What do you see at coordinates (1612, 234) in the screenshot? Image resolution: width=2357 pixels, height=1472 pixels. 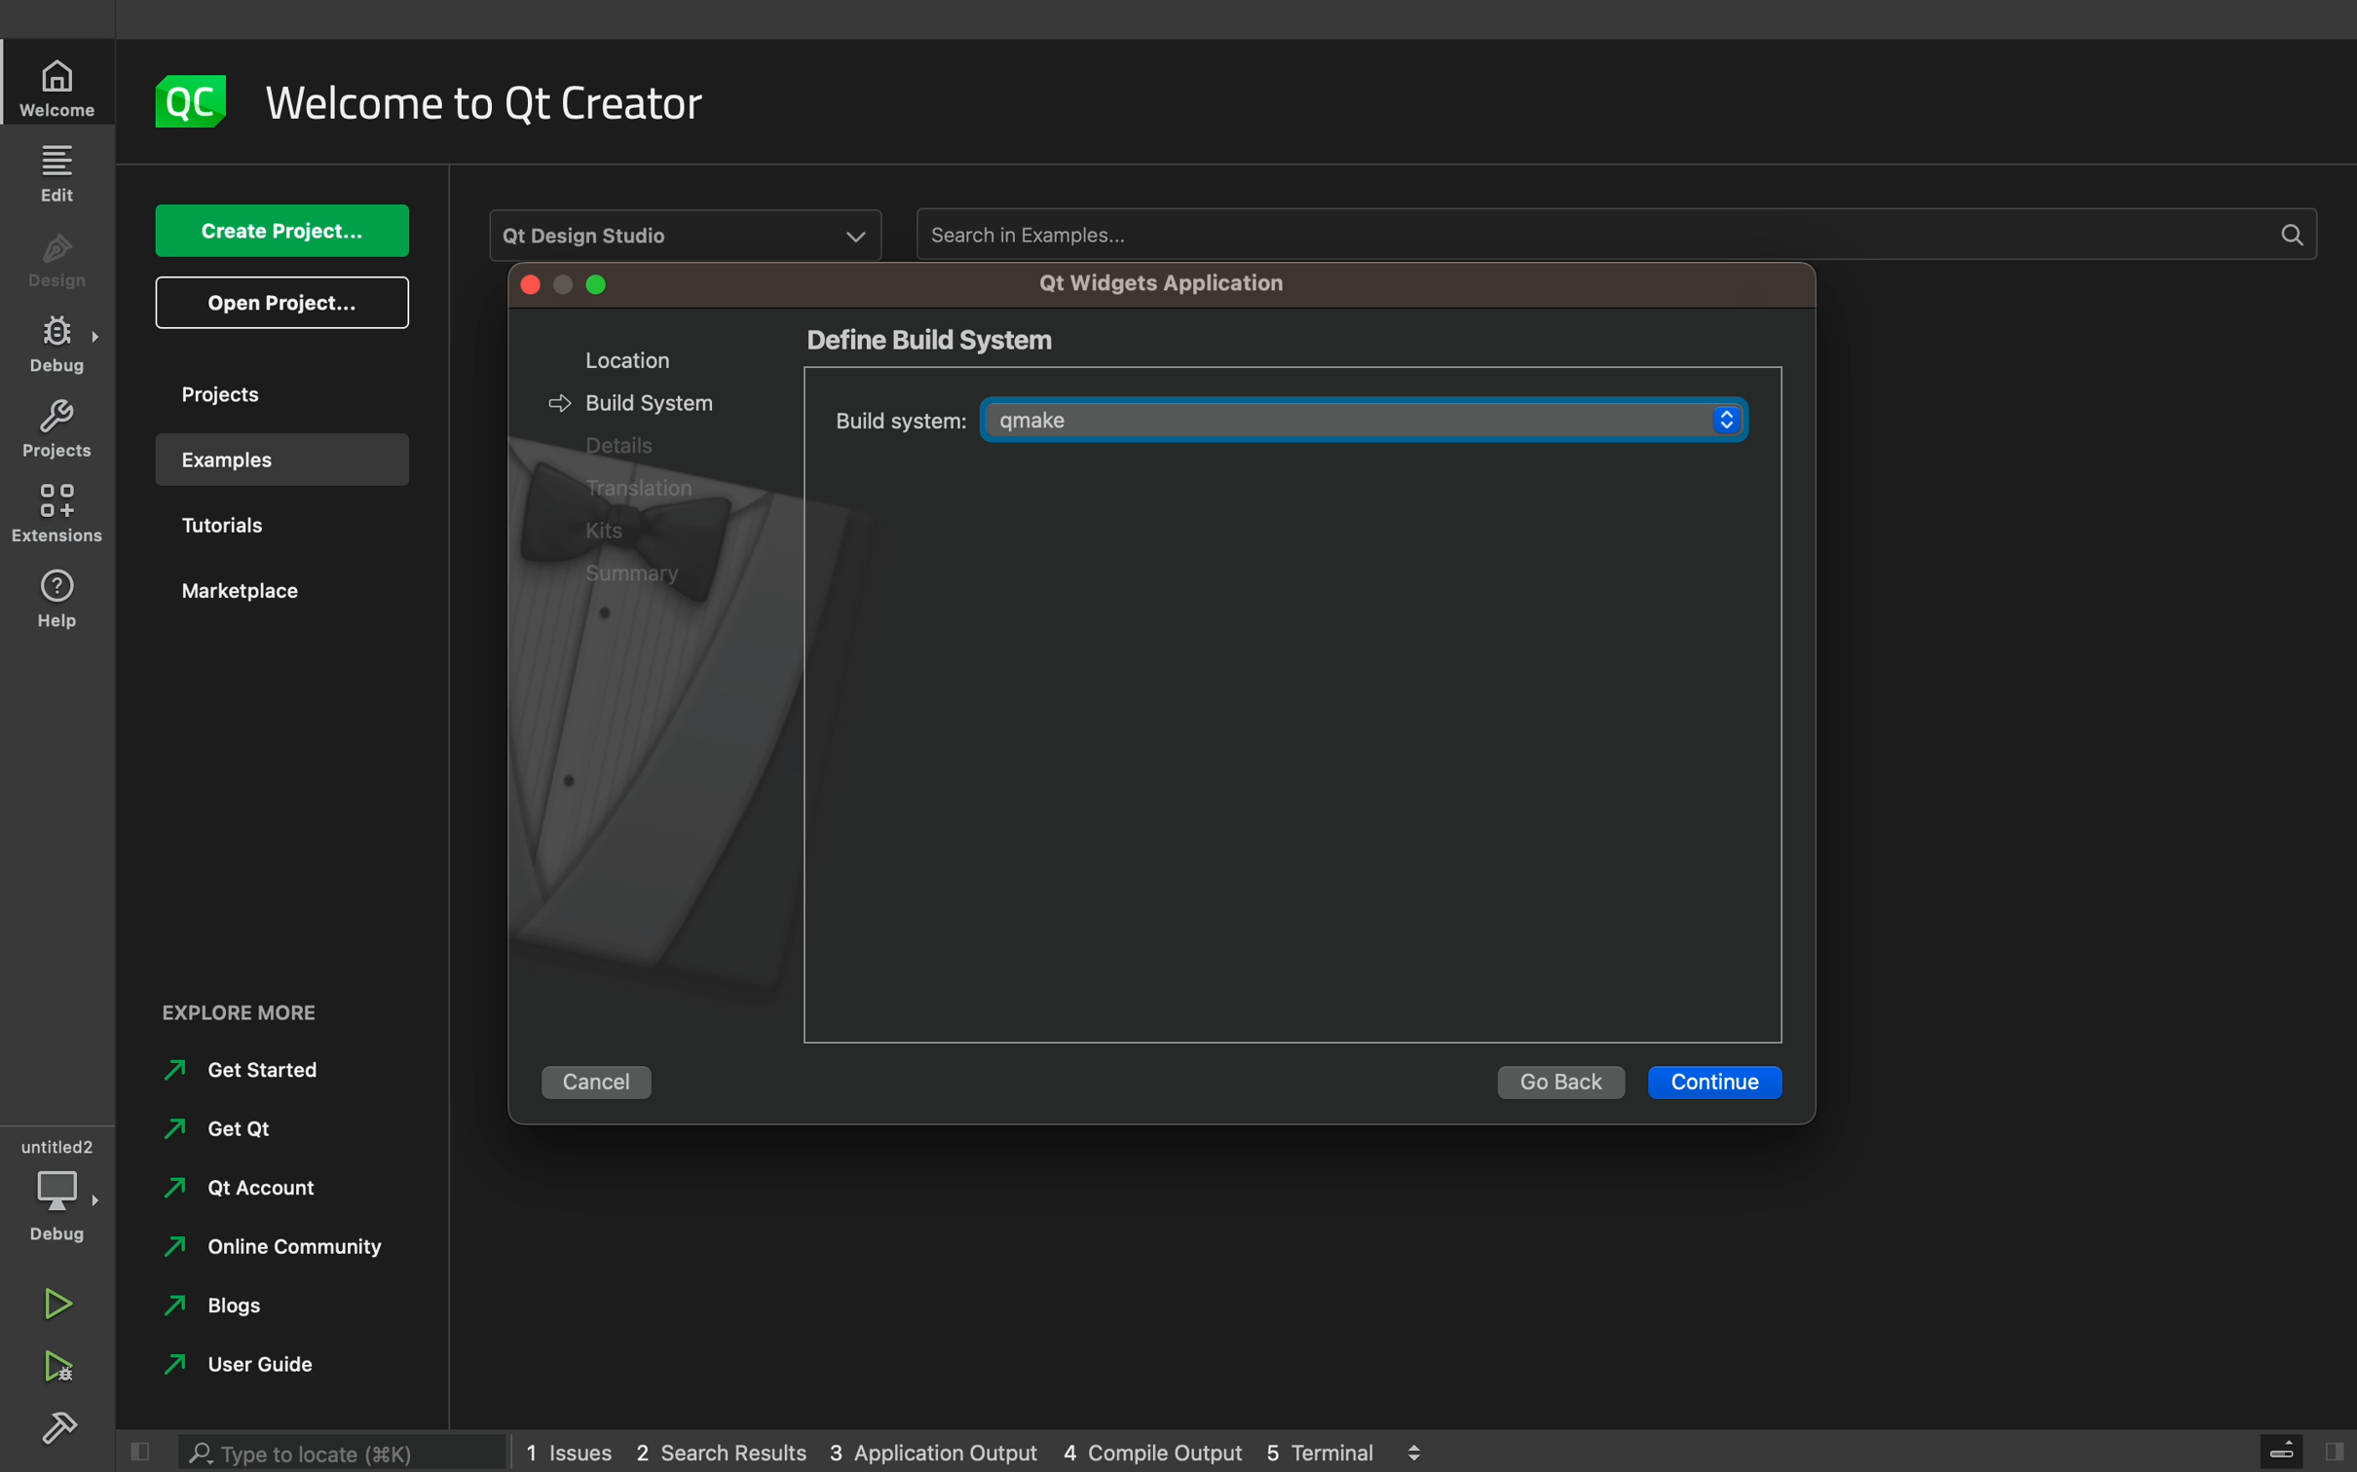 I see `Search in examples` at bounding box center [1612, 234].